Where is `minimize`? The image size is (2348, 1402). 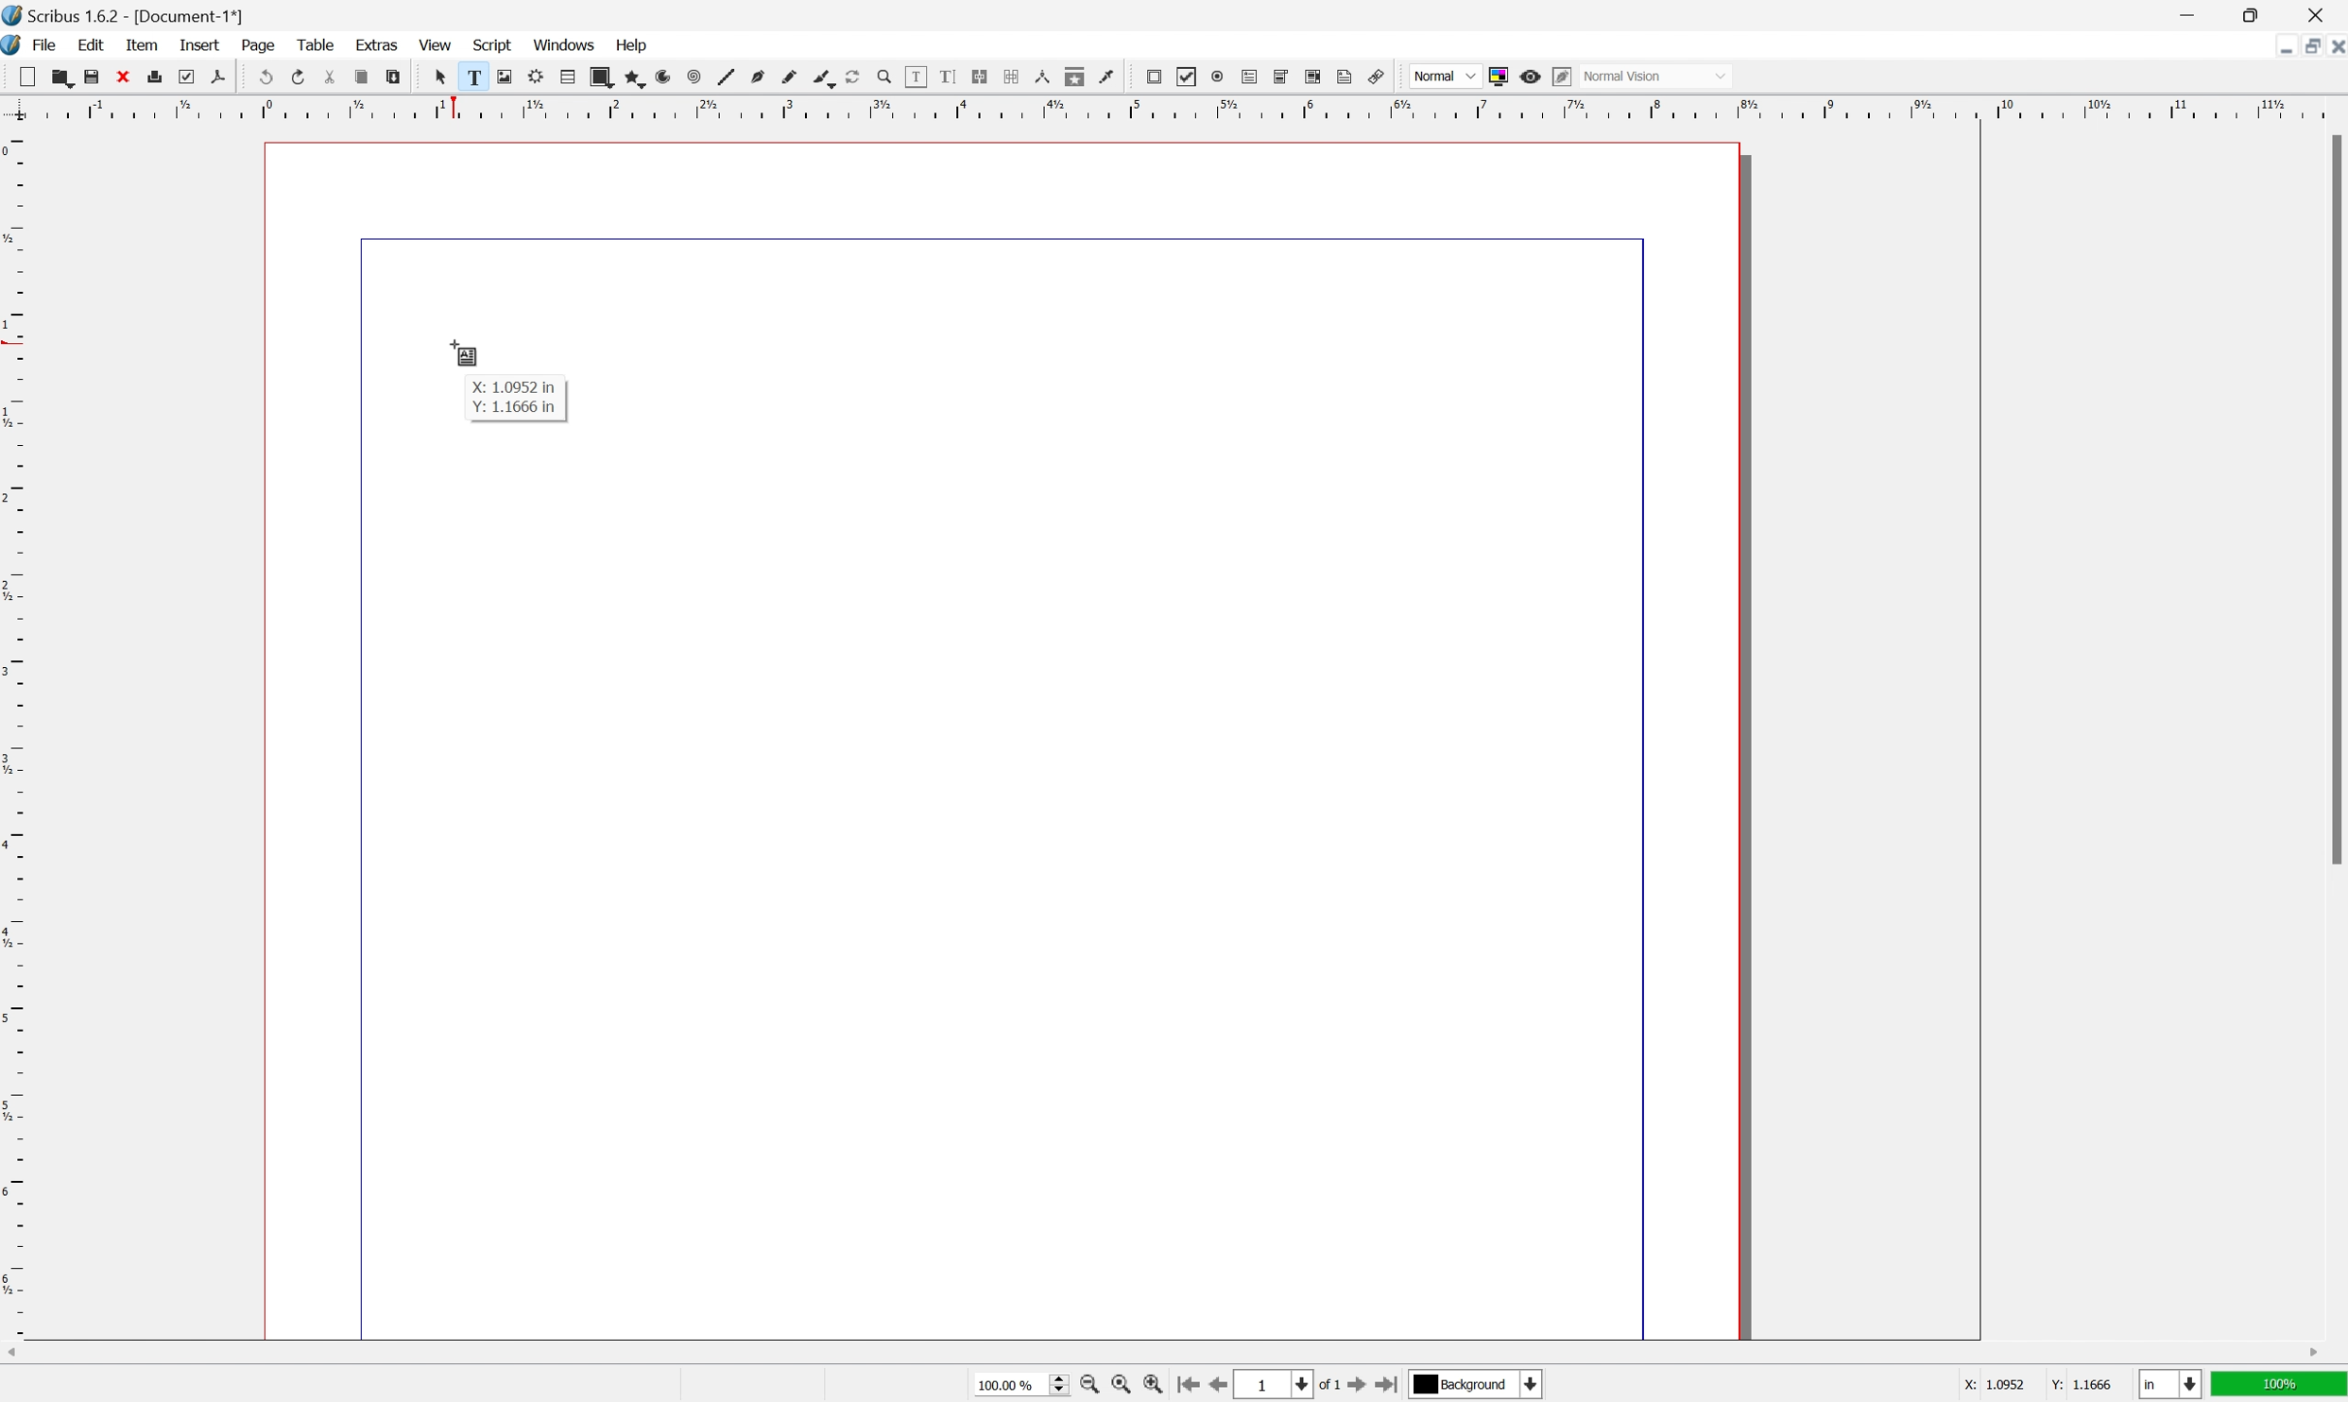
minimize is located at coordinates (2276, 46).